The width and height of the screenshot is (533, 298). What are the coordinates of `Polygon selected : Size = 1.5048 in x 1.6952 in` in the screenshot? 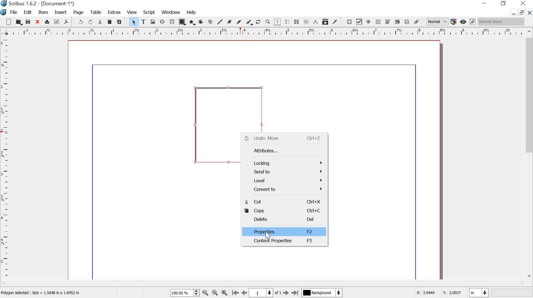 It's located at (42, 294).